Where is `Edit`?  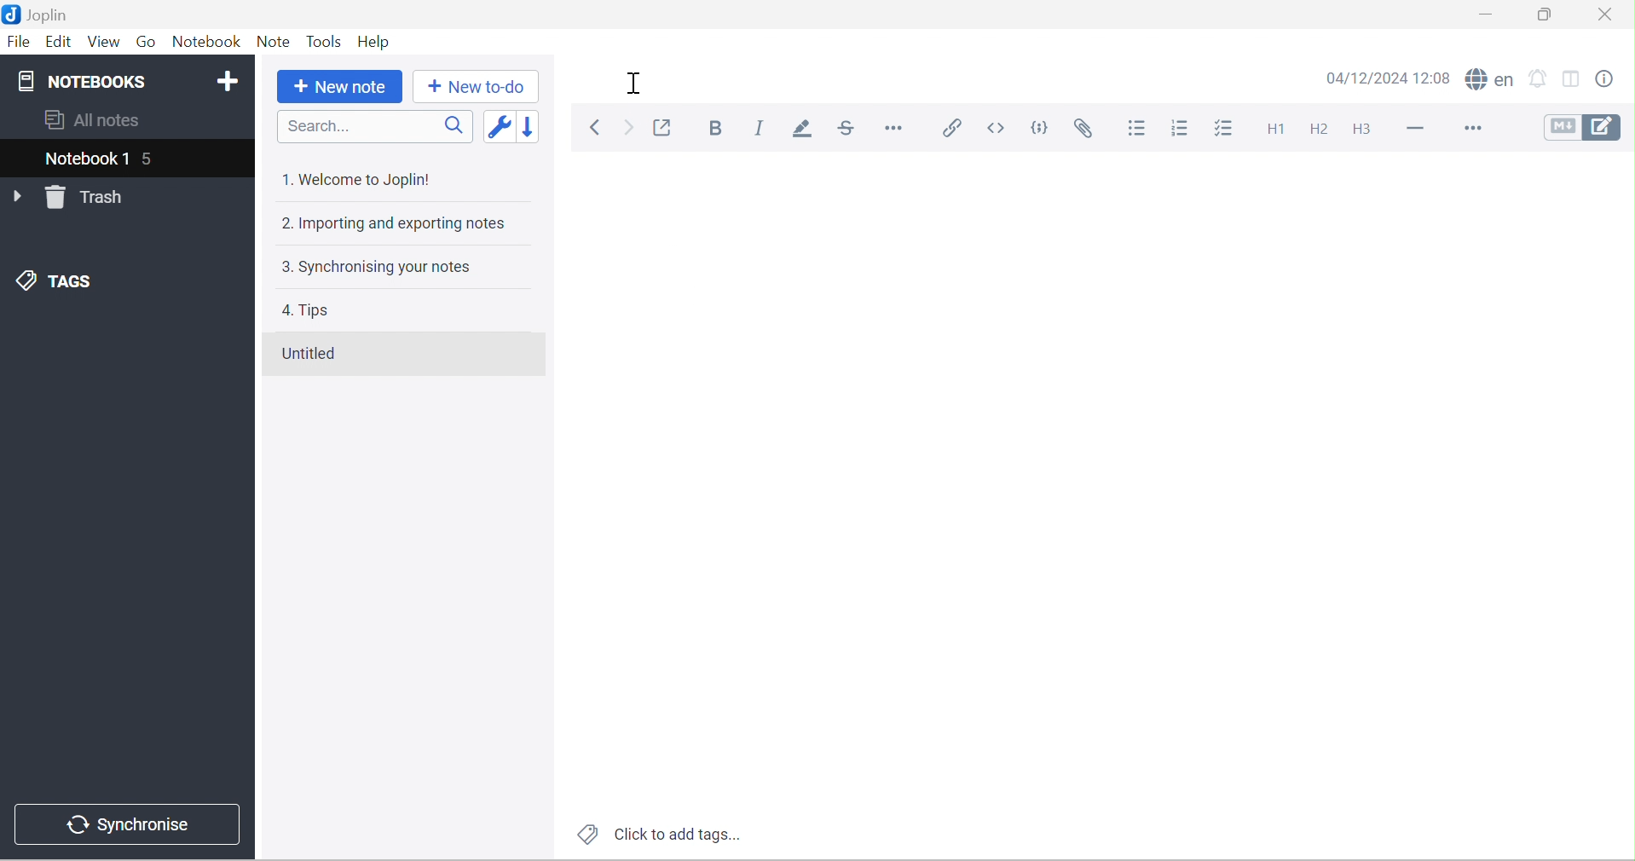
Edit is located at coordinates (59, 43).